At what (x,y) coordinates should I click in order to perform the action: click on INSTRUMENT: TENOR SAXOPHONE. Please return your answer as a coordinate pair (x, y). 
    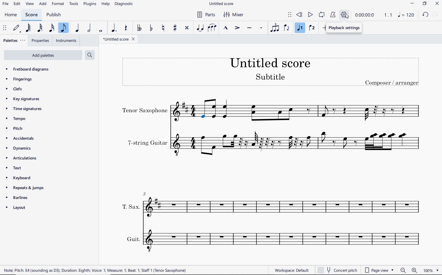
    Looking at the image, I should click on (158, 110).